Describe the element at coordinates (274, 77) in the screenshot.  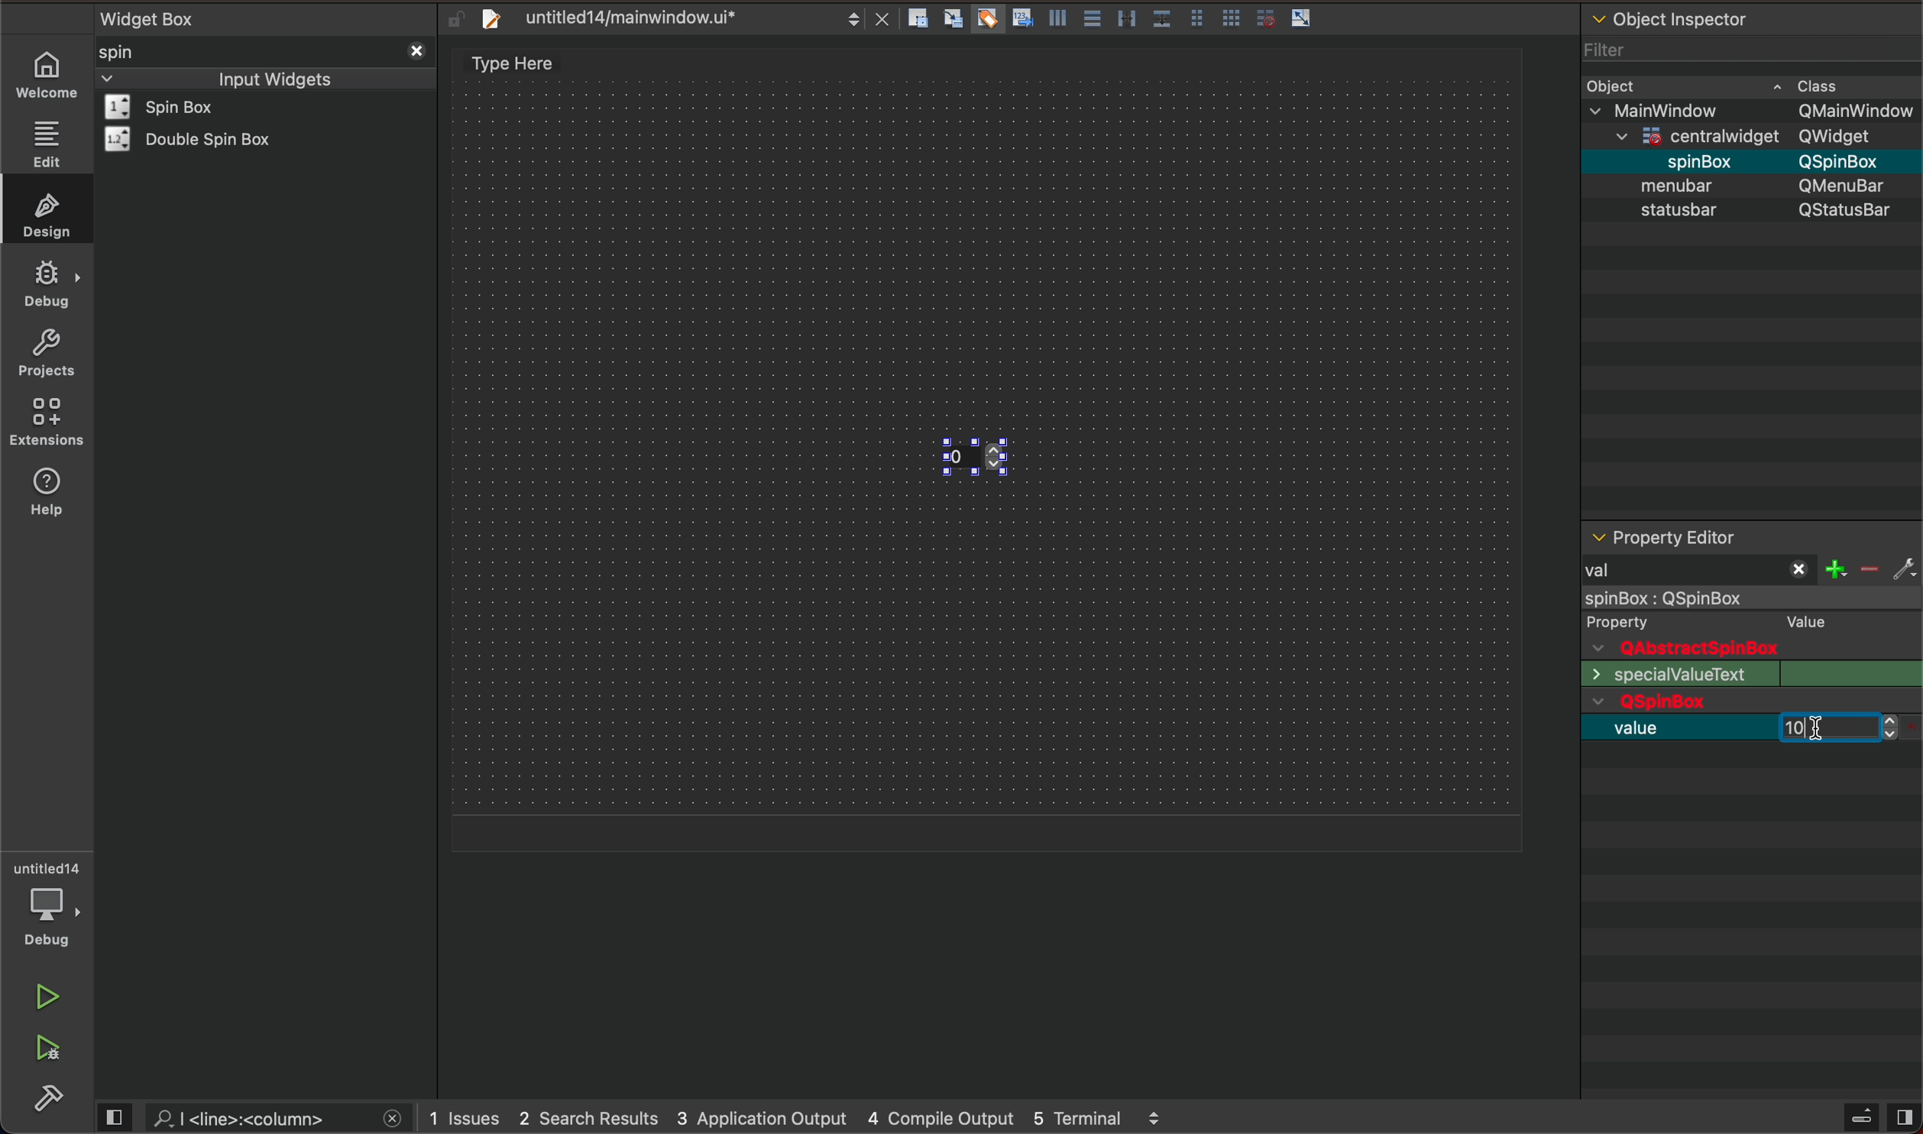
I see `inout` at that location.